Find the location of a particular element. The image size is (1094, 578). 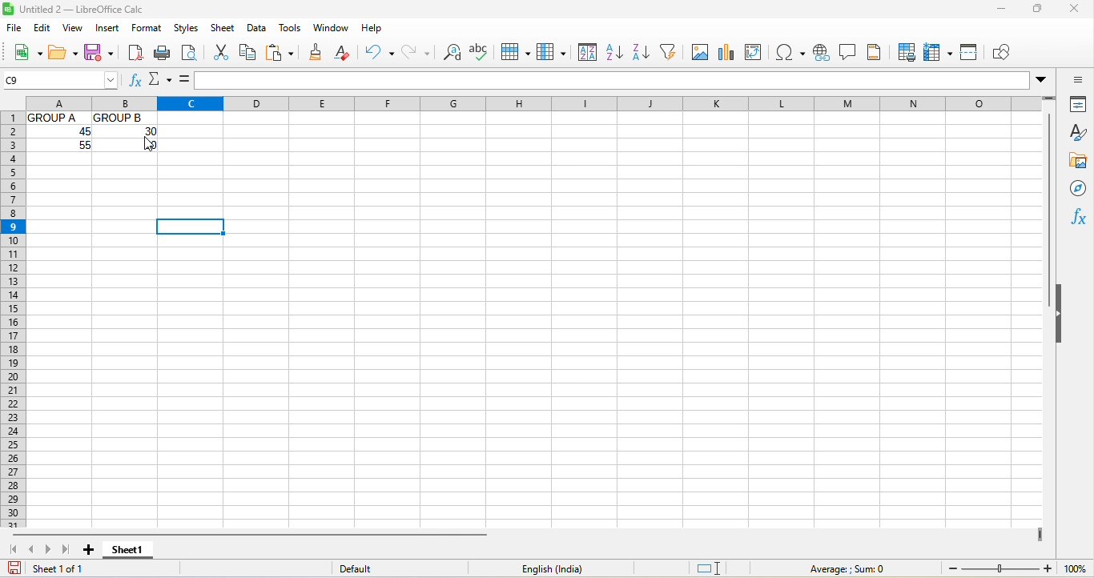

chart is located at coordinates (726, 52).